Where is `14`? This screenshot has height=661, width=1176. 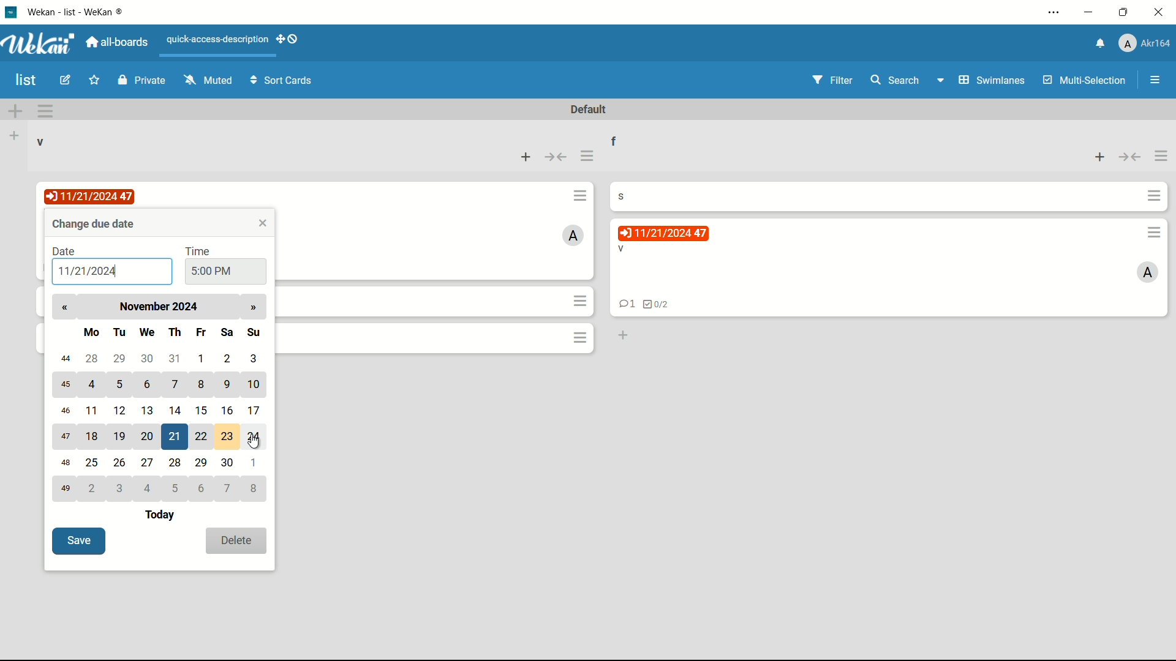
14 is located at coordinates (175, 408).